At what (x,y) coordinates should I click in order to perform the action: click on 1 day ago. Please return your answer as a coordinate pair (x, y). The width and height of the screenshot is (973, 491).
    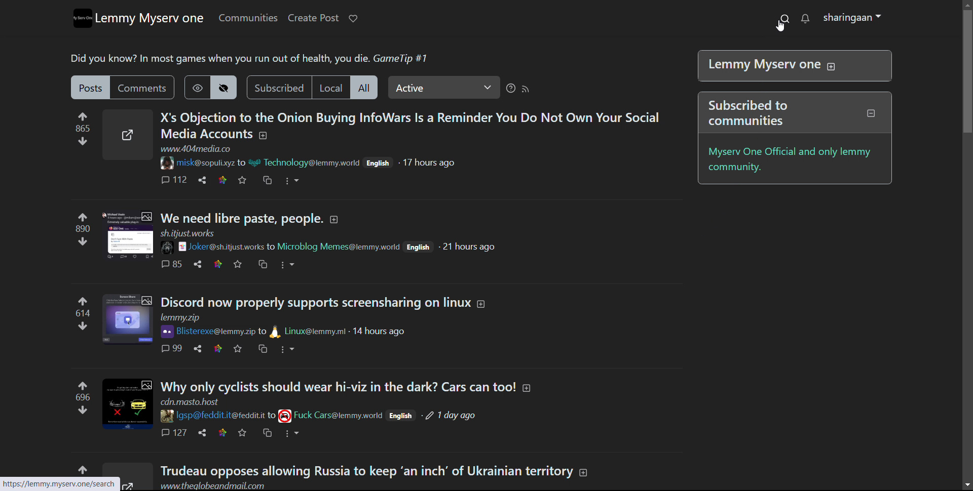
    Looking at the image, I should click on (457, 418).